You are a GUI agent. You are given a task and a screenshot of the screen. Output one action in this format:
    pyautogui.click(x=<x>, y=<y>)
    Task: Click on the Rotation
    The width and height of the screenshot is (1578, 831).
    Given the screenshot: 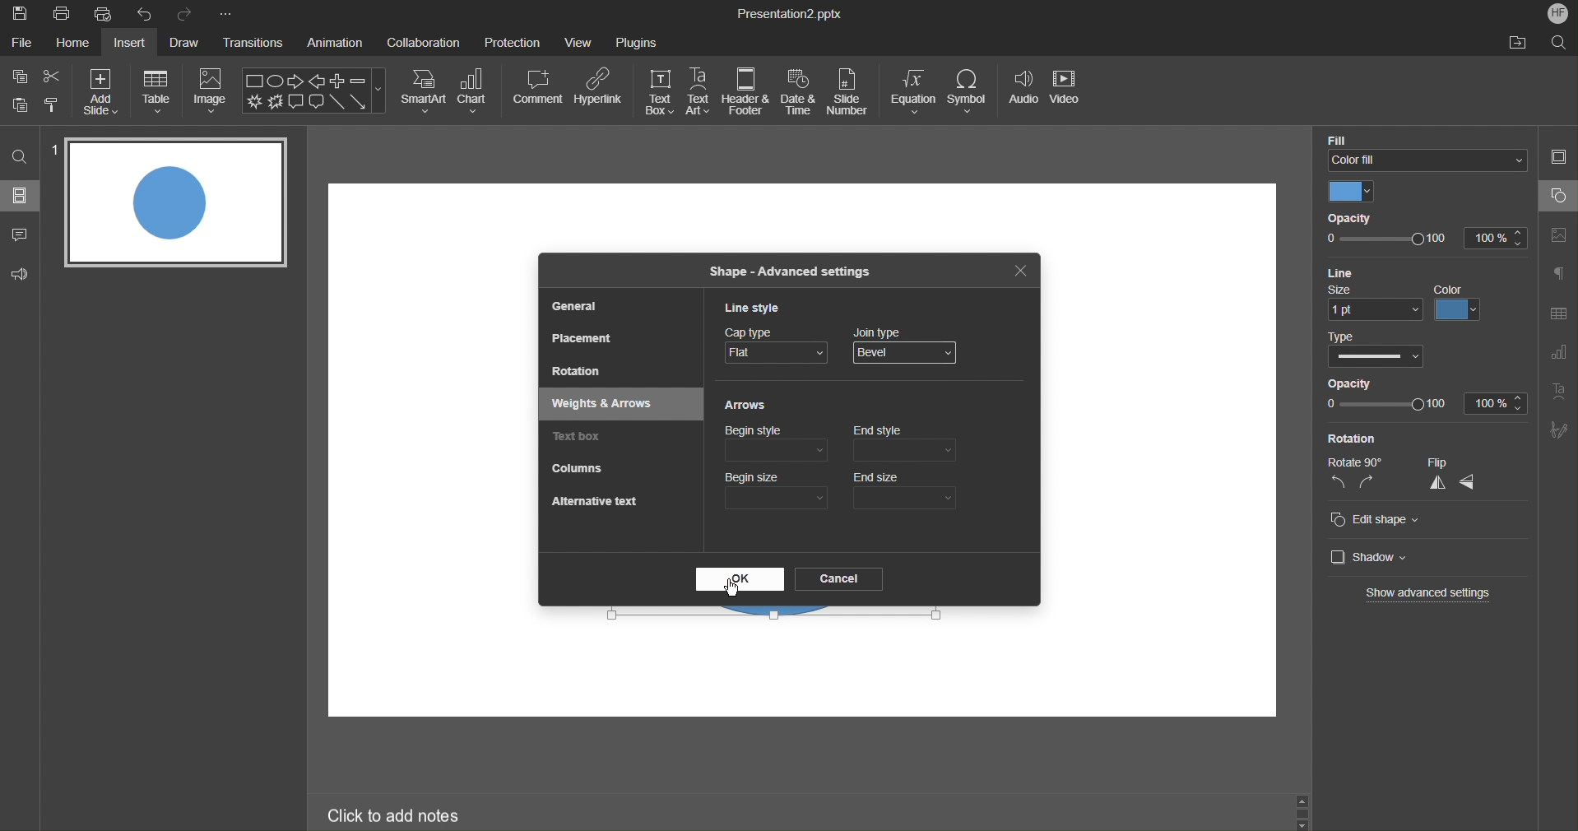 What is the action you would take?
    pyautogui.click(x=580, y=374)
    